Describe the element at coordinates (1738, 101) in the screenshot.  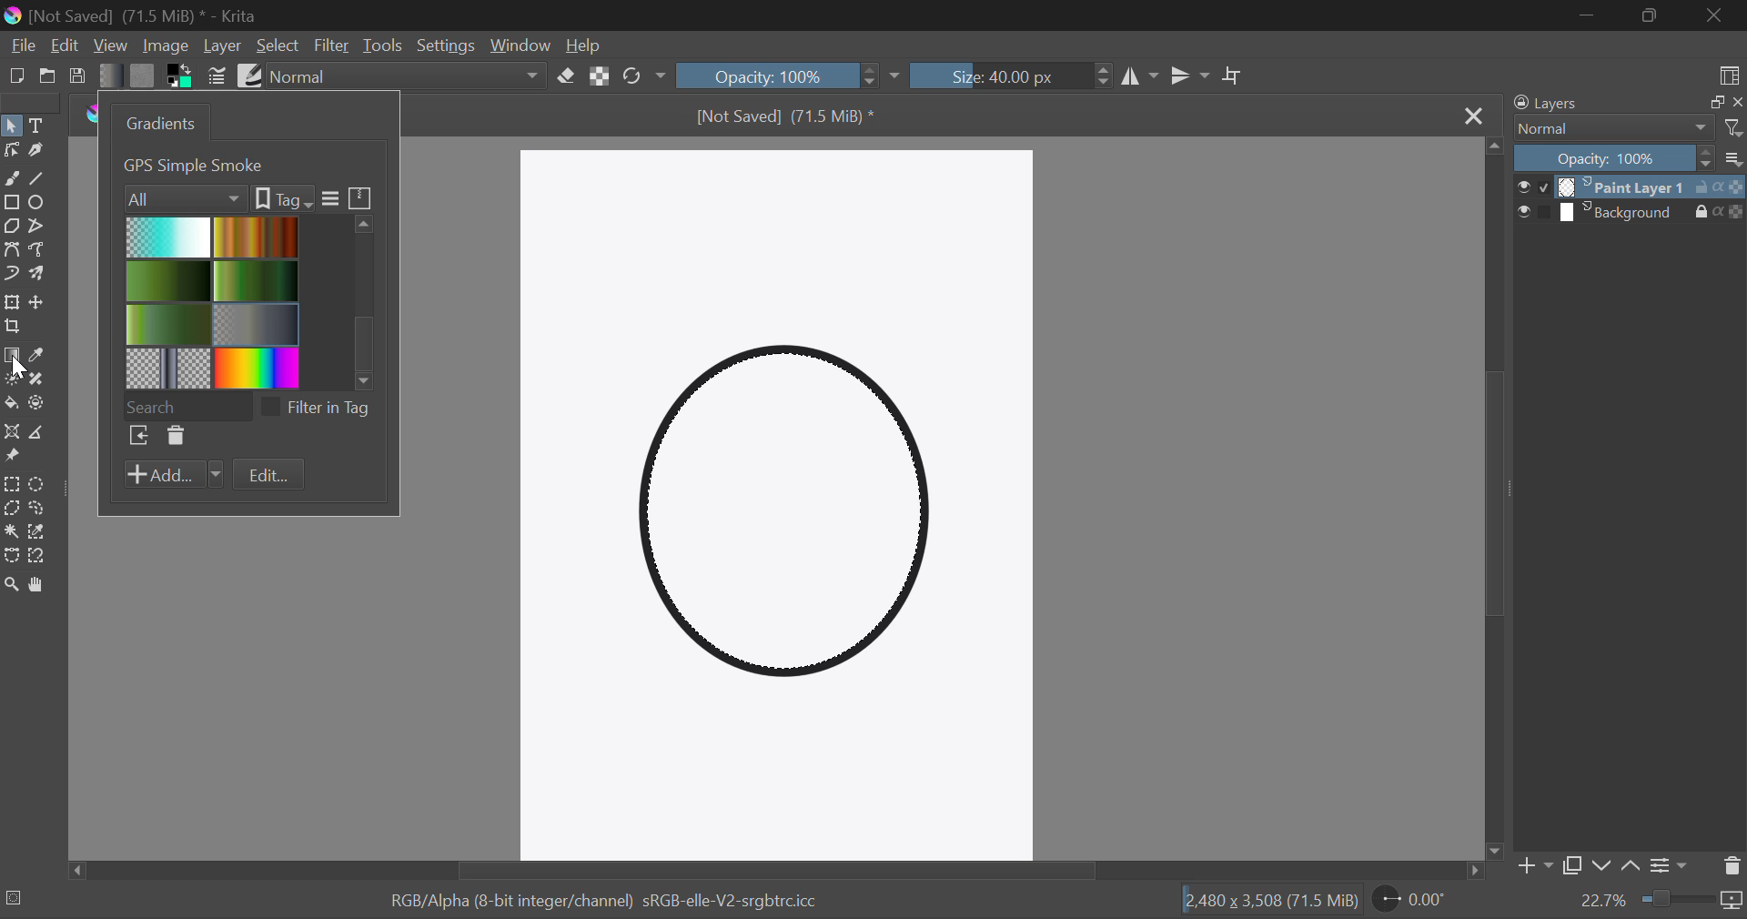
I see `close` at that location.